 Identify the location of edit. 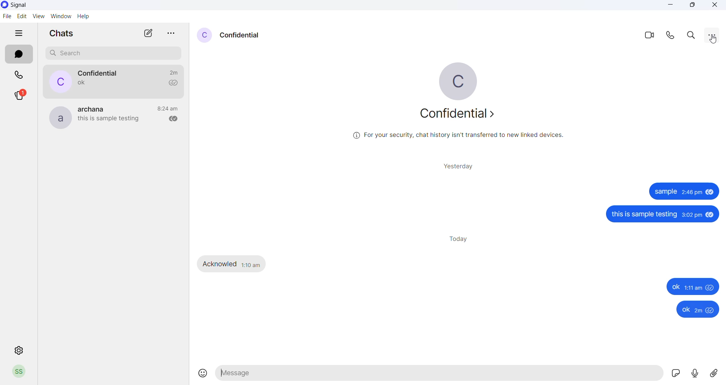
(21, 16).